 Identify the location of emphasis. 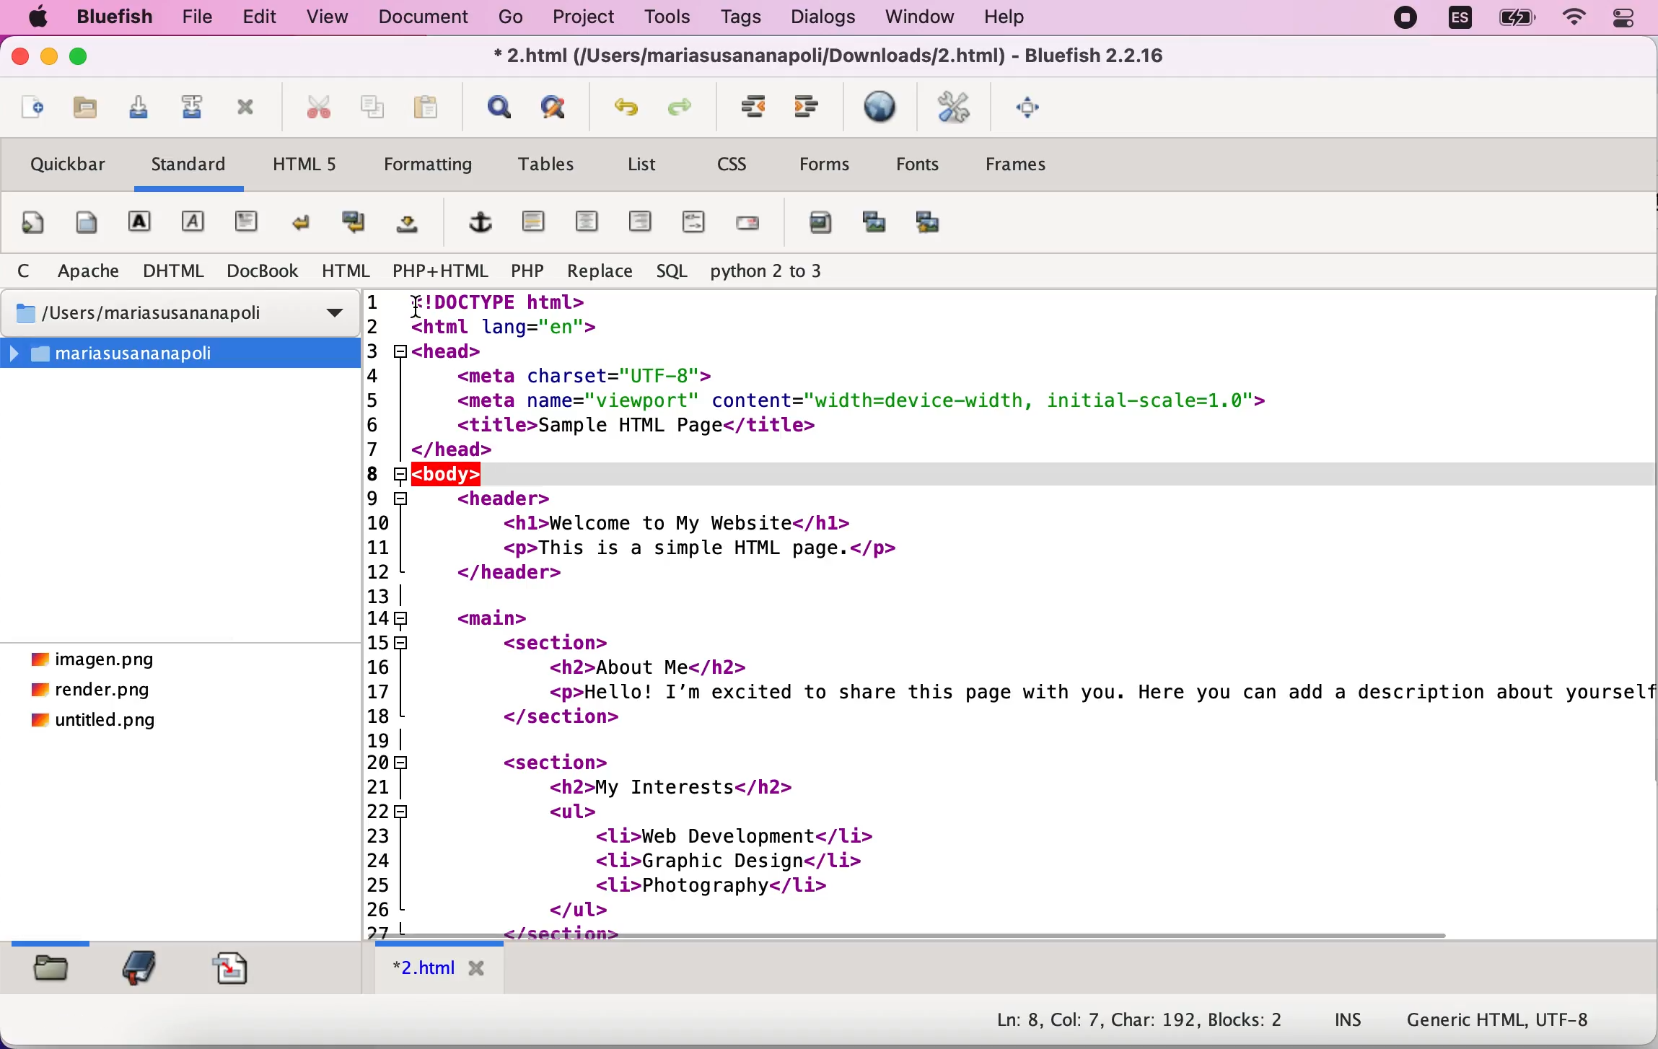
(193, 223).